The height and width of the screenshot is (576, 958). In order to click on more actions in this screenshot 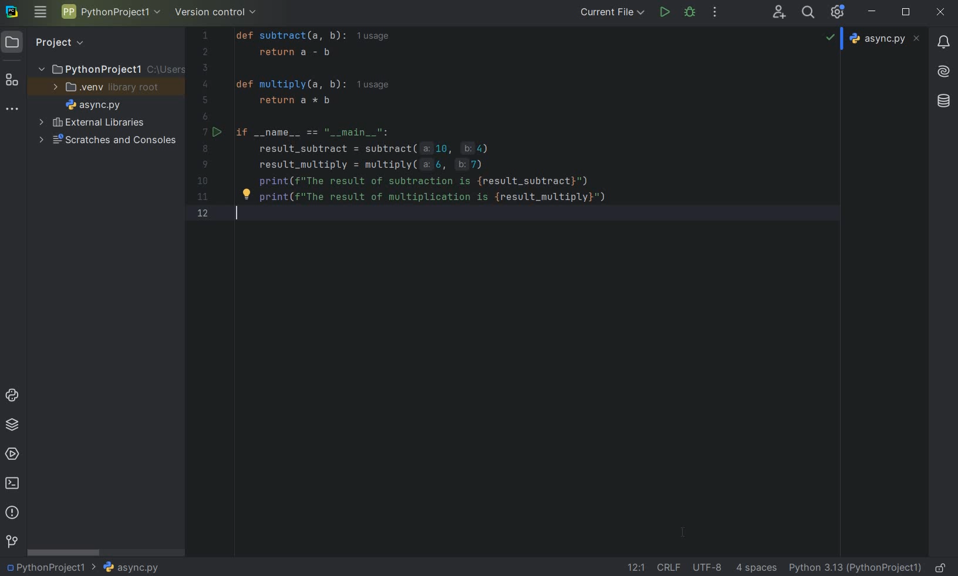, I will do `click(714, 13)`.